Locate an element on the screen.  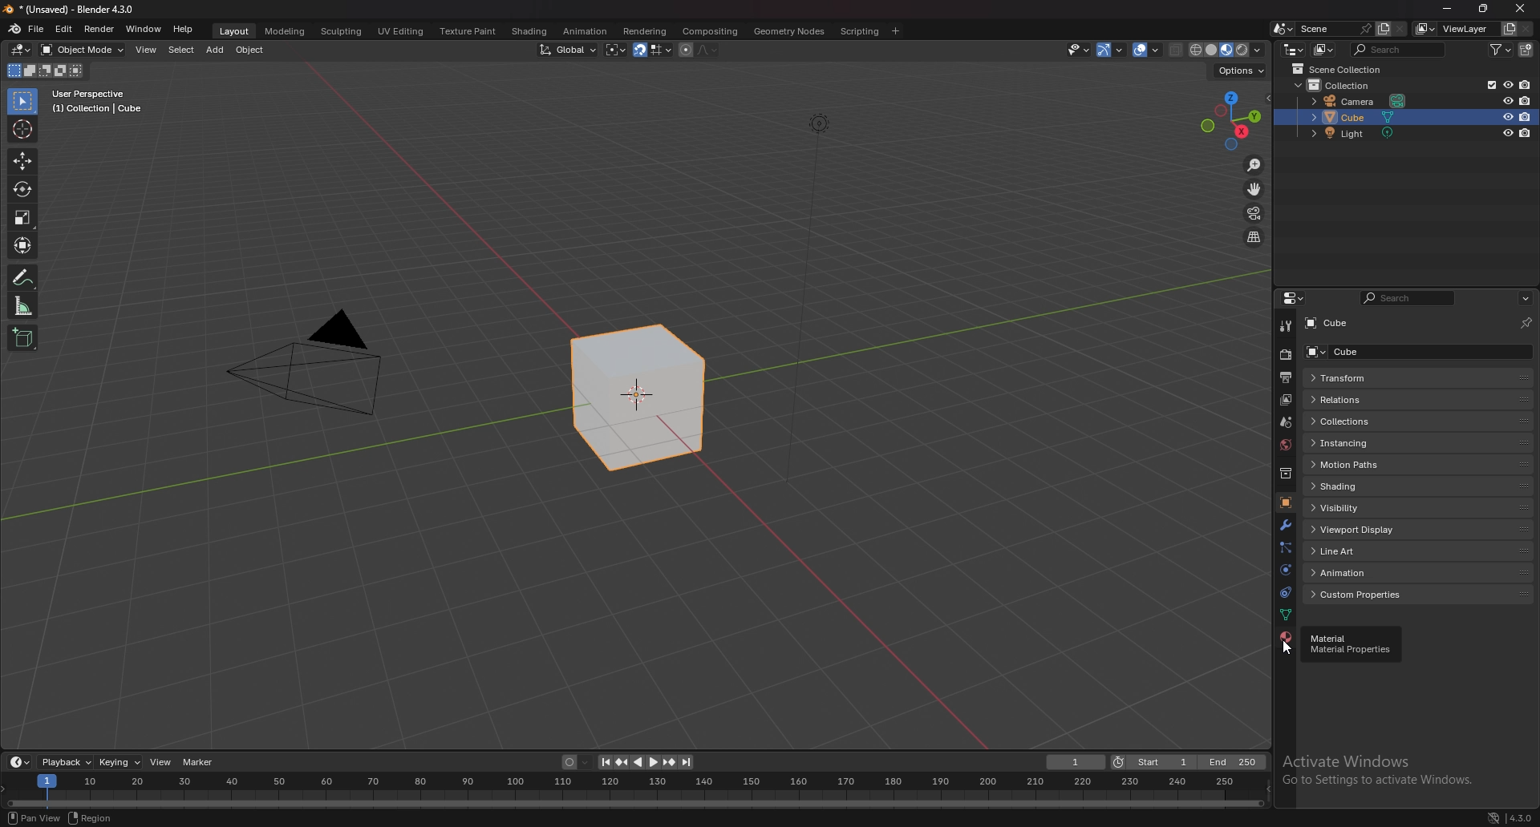
preset viewpoint is located at coordinates (1231, 120).